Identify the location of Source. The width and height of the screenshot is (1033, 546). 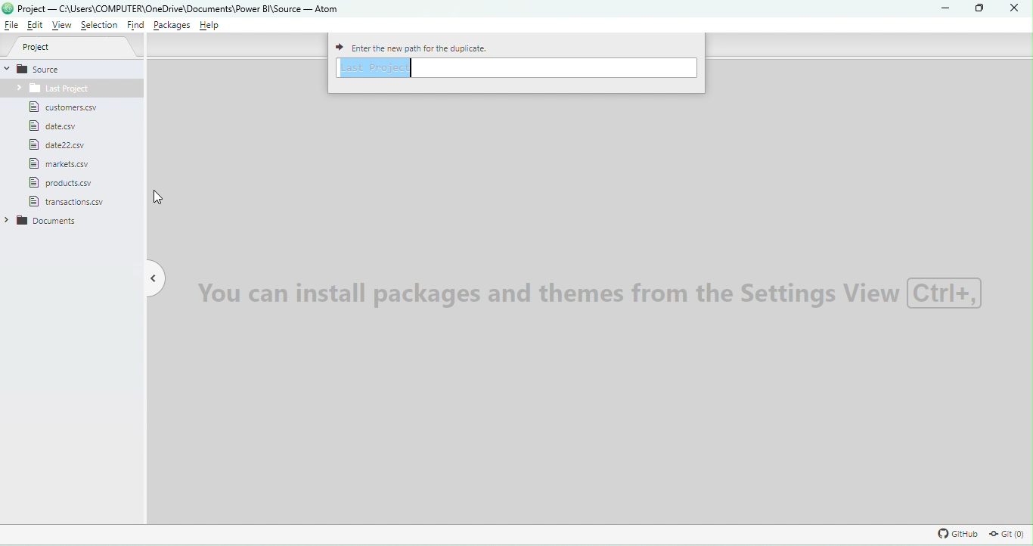
(74, 69).